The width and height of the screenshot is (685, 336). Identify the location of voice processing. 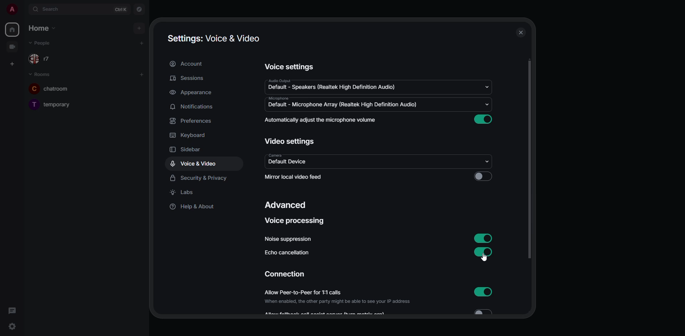
(296, 222).